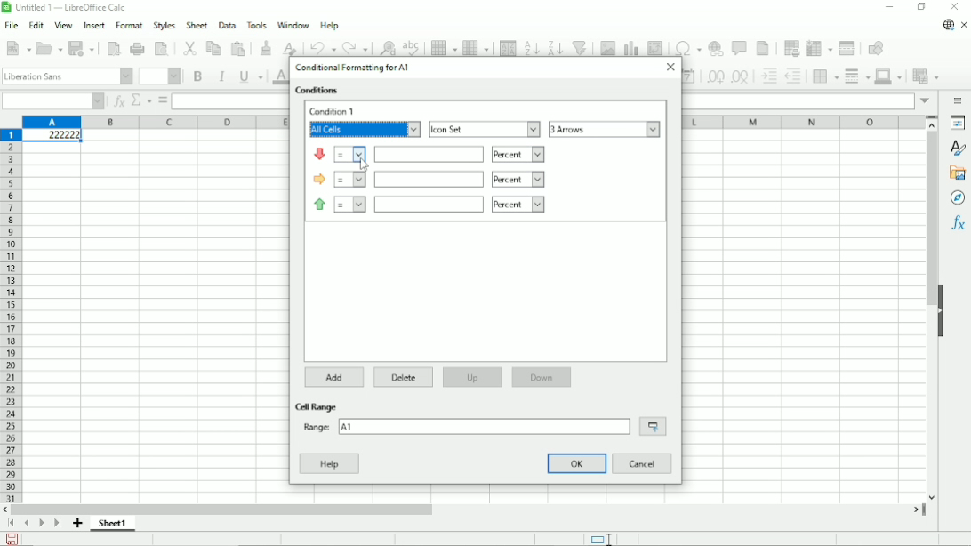  I want to click on Delete, so click(402, 376).